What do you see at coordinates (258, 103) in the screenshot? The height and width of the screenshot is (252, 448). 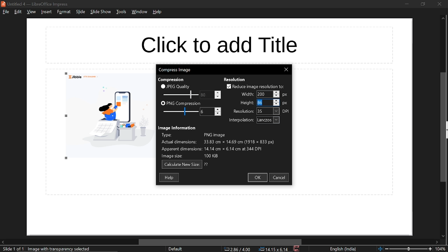 I see `Cursor` at bounding box center [258, 103].